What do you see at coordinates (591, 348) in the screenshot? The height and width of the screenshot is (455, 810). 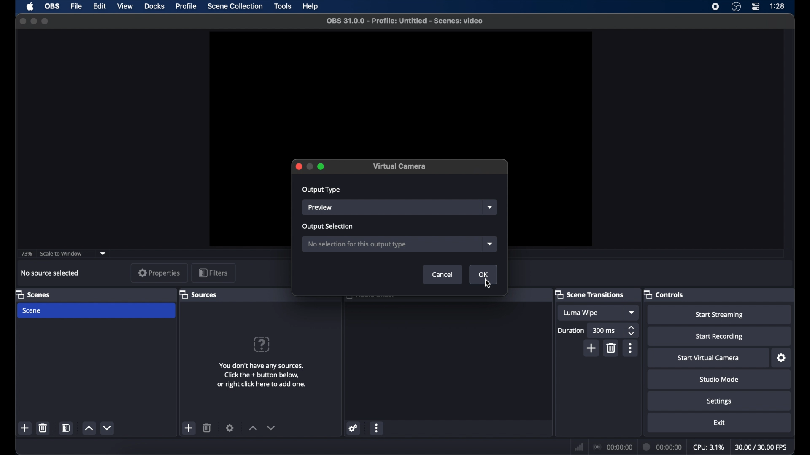 I see `add` at bounding box center [591, 348].